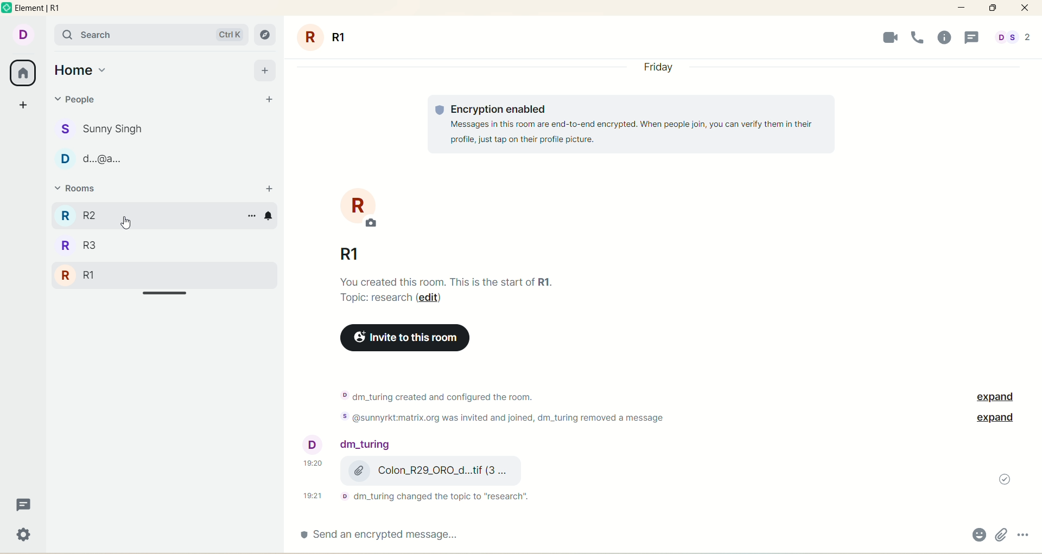  I want to click on options, so click(1025, 532).